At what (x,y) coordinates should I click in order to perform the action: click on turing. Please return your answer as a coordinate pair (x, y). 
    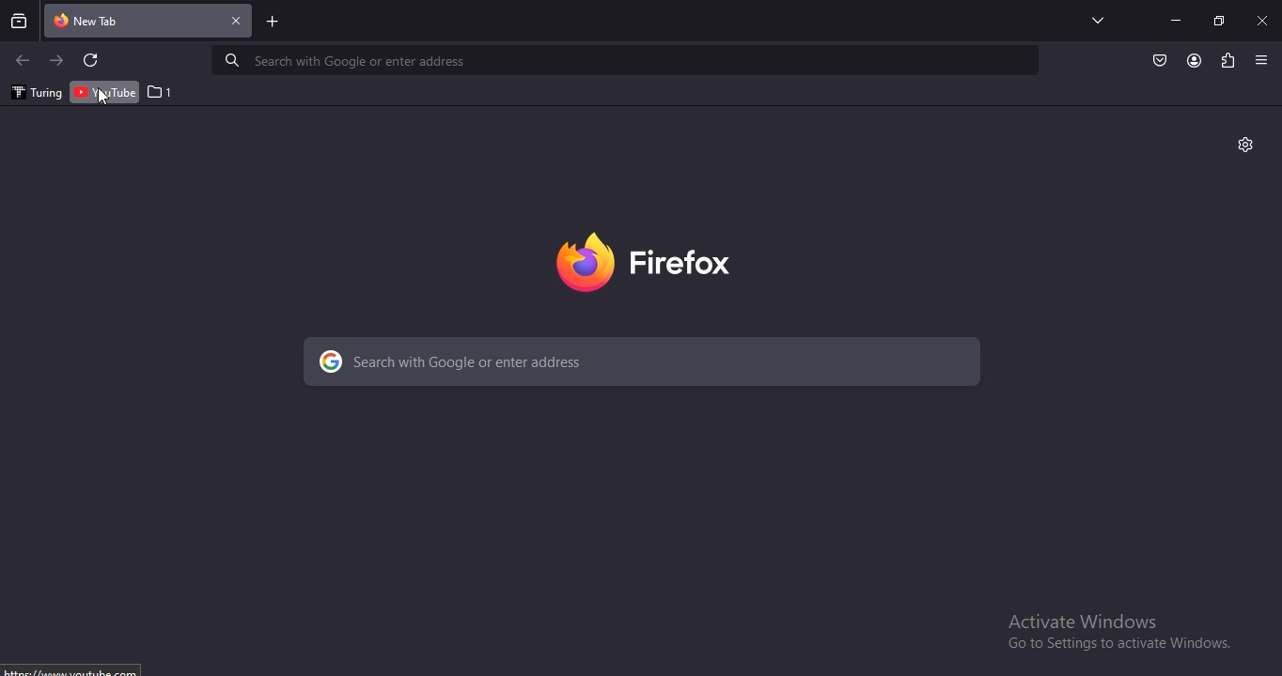
    Looking at the image, I should click on (35, 93).